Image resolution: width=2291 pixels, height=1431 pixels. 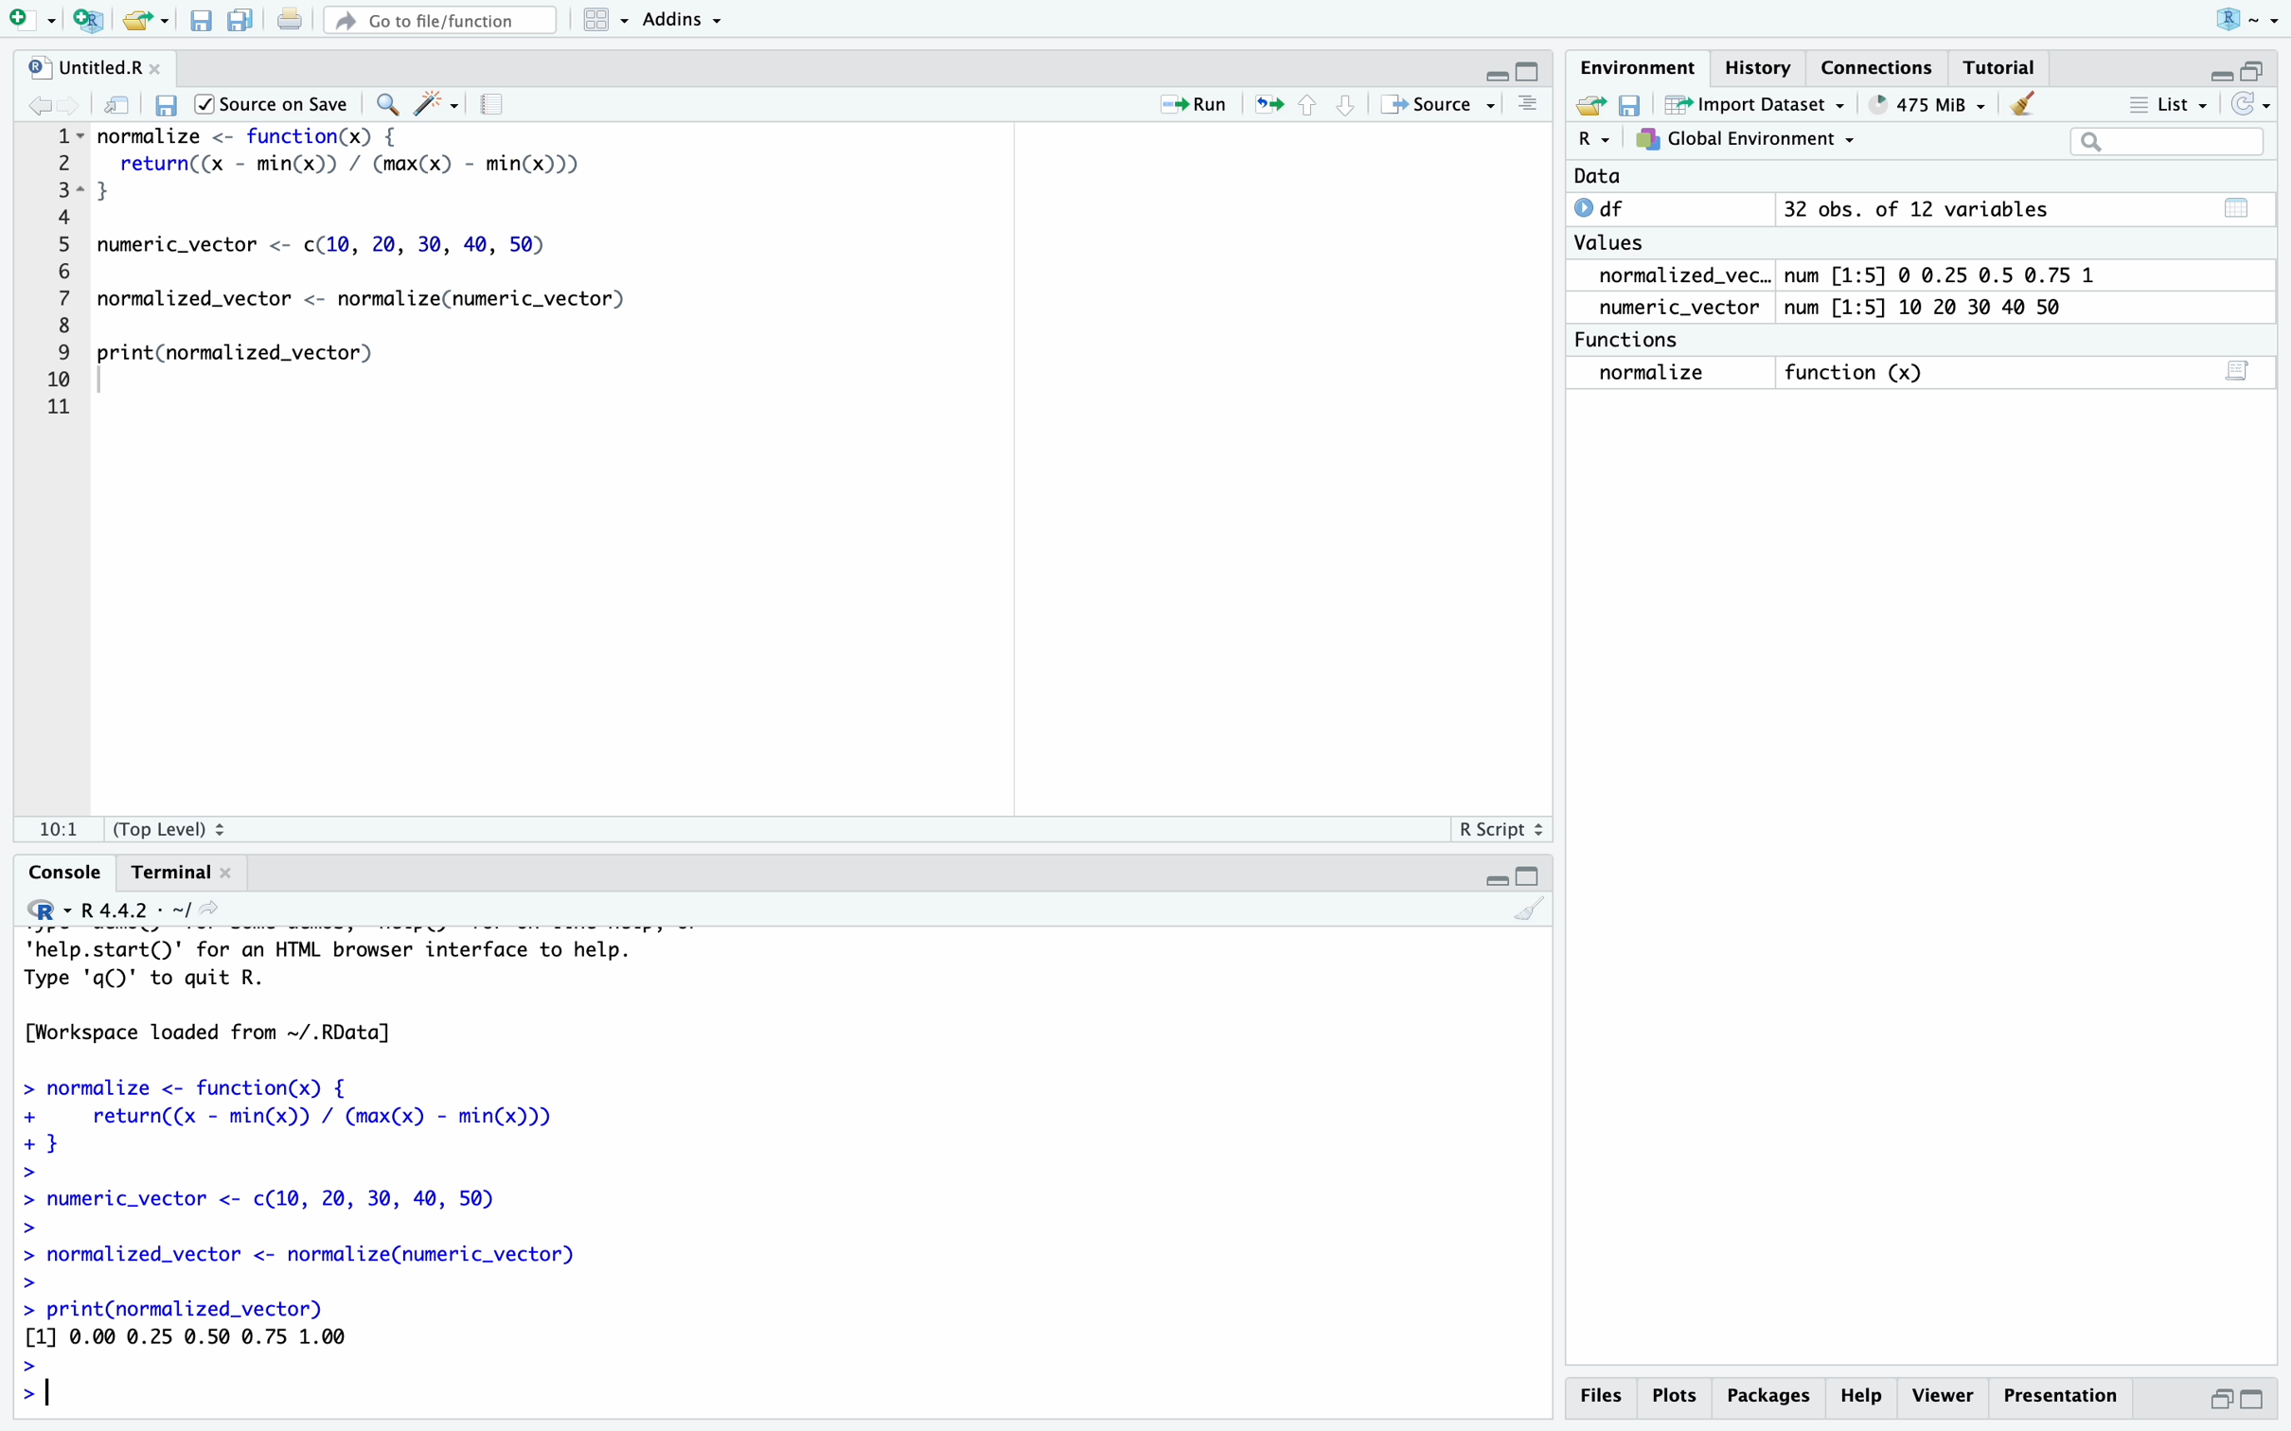 I want to click on Data/Table, so click(x=2233, y=204).